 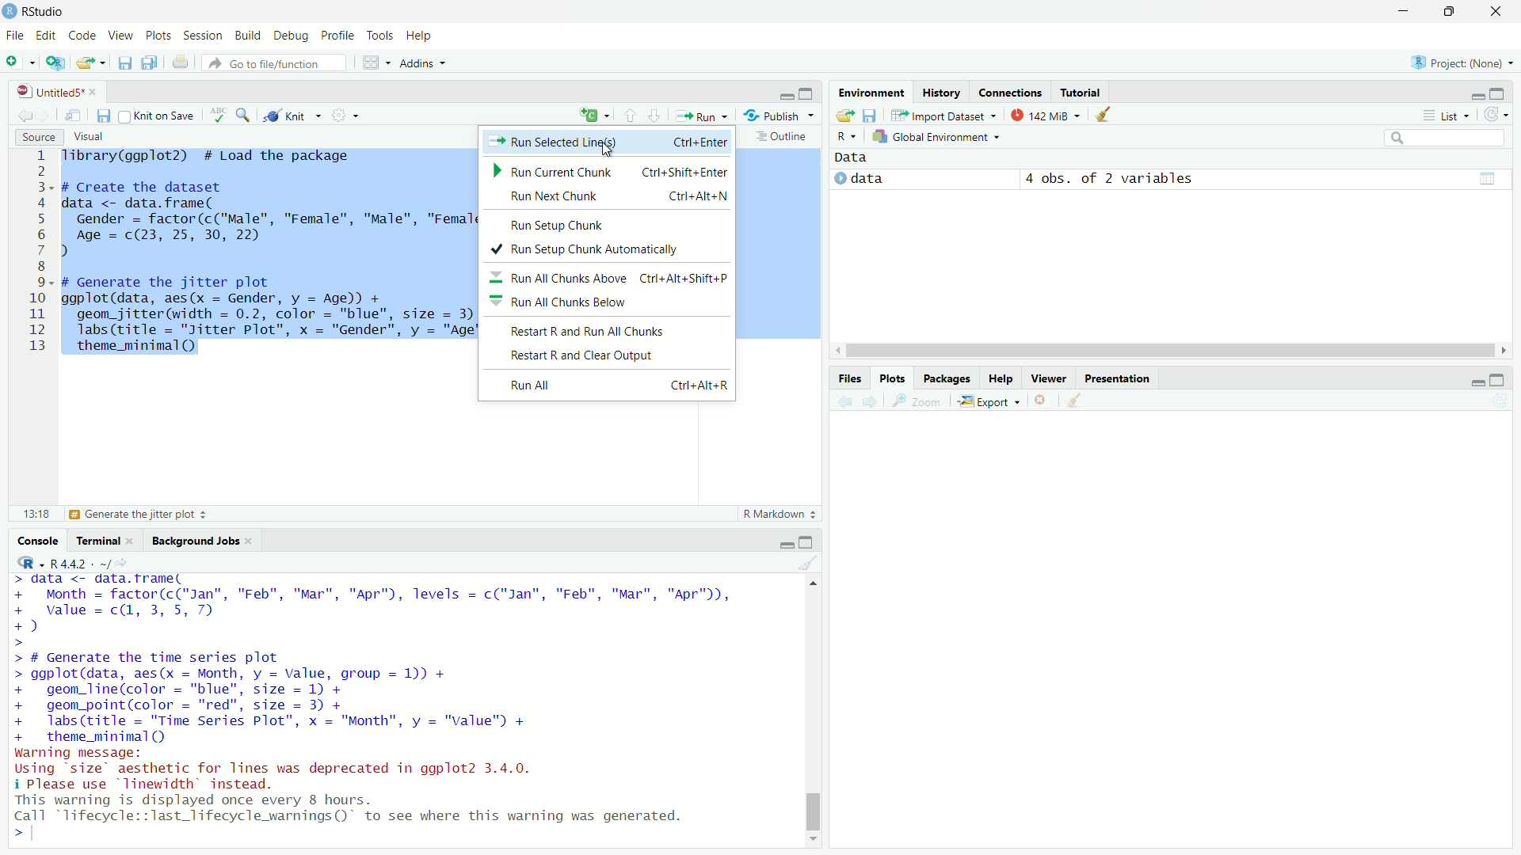 What do you see at coordinates (812, 583) in the screenshot?
I see `move up` at bounding box center [812, 583].